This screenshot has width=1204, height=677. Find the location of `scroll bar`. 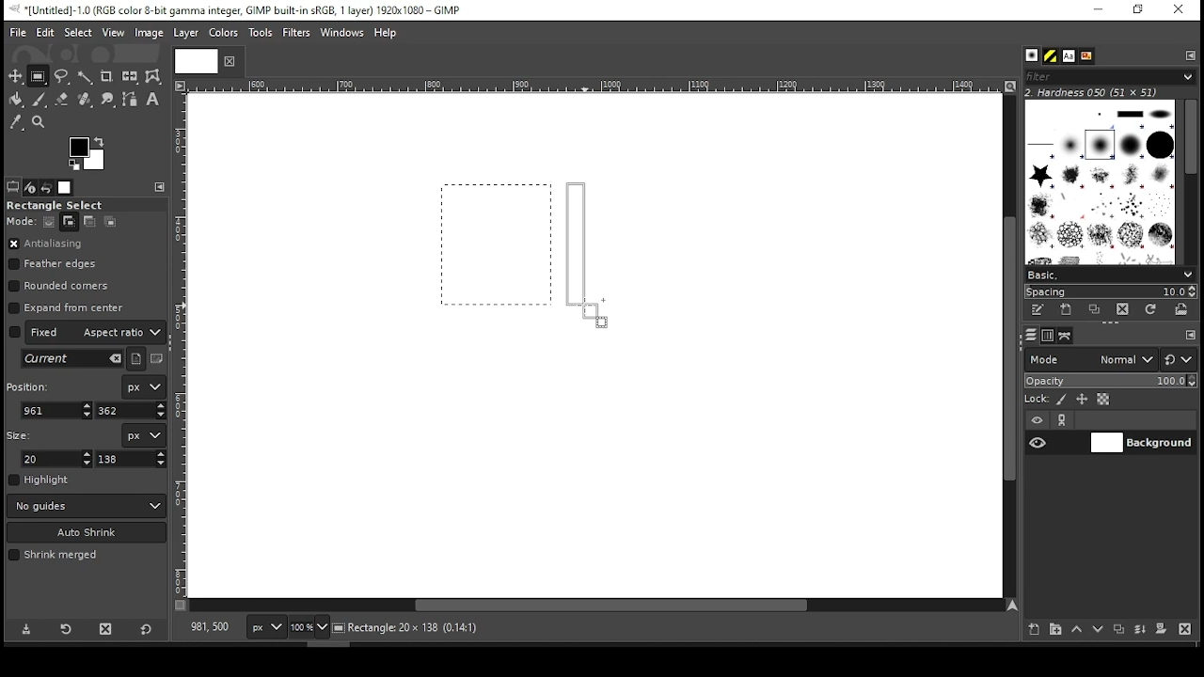

scroll bar is located at coordinates (1007, 345).